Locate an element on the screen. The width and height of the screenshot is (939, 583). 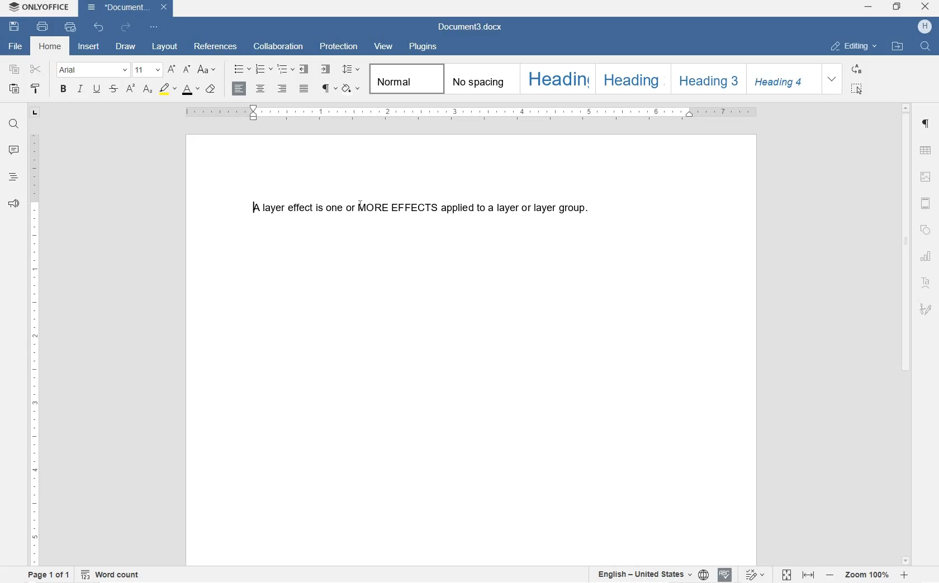
HEADING 1 is located at coordinates (556, 78).